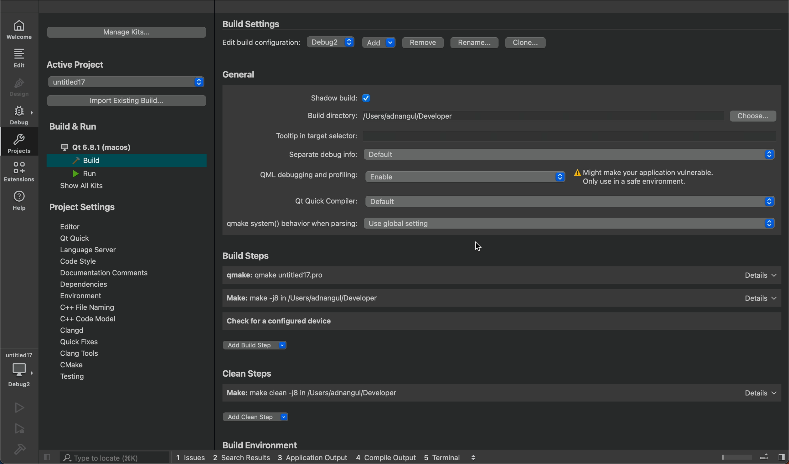 The image size is (789, 464). Describe the element at coordinates (476, 43) in the screenshot. I see `rename` at that location.